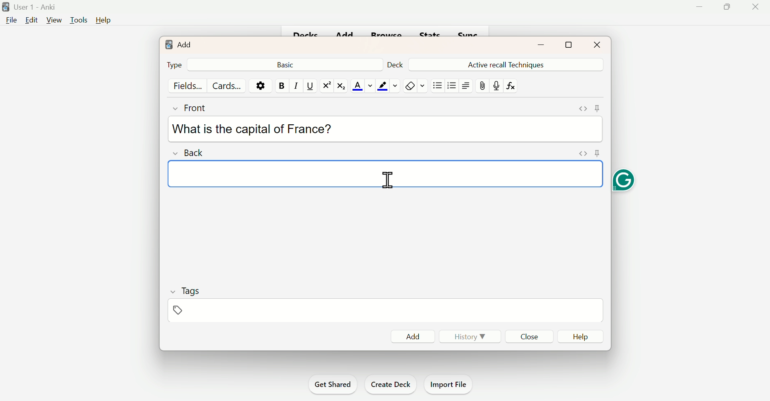 This screenshot has height=401, width=770. Describe the element at coordinates (465, 85) in the screenshot. I see `Text Alignment` at that location.